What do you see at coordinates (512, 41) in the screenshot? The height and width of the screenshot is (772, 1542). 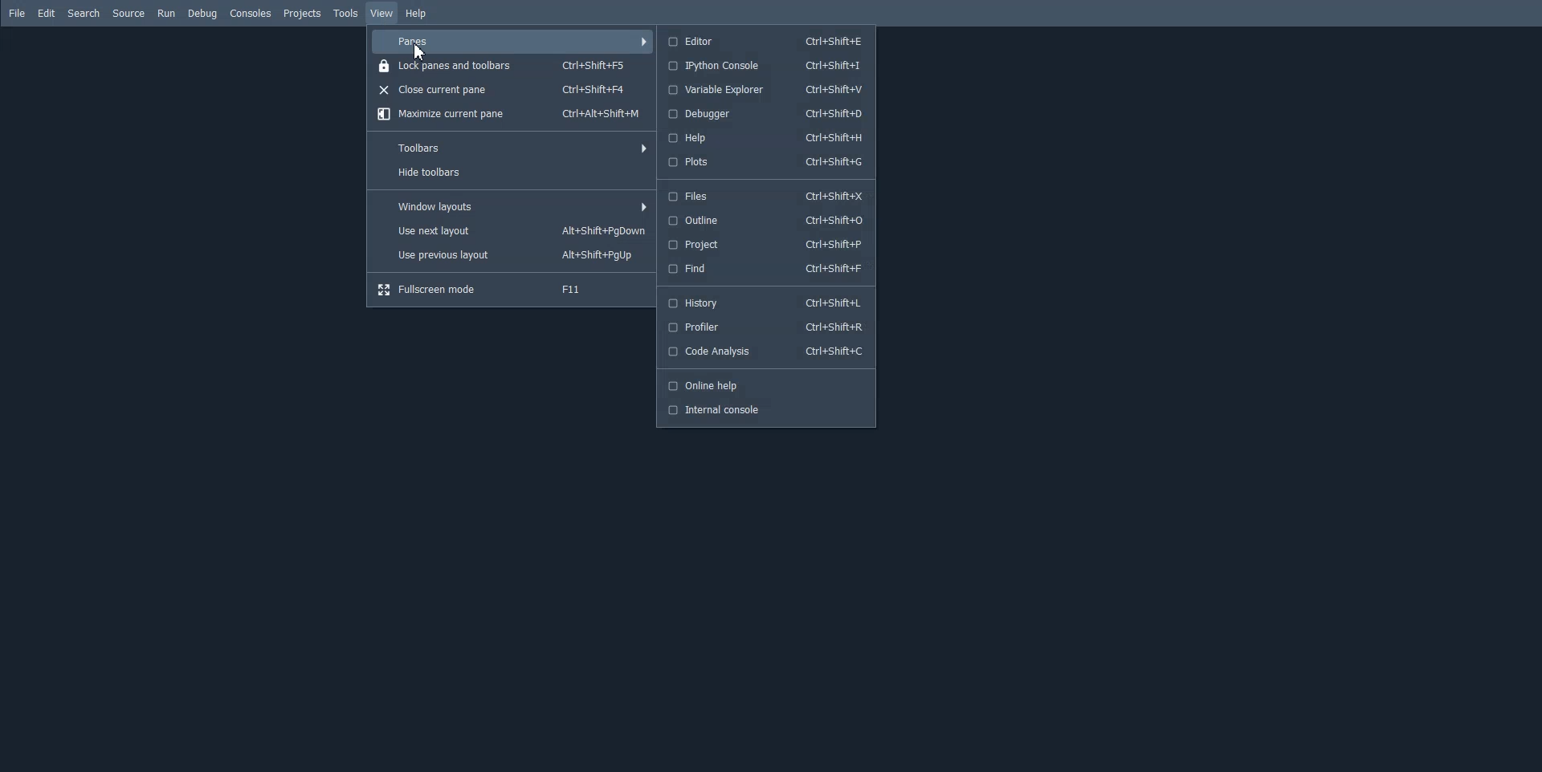 I see `Panes` at bounding box center [512, 41].